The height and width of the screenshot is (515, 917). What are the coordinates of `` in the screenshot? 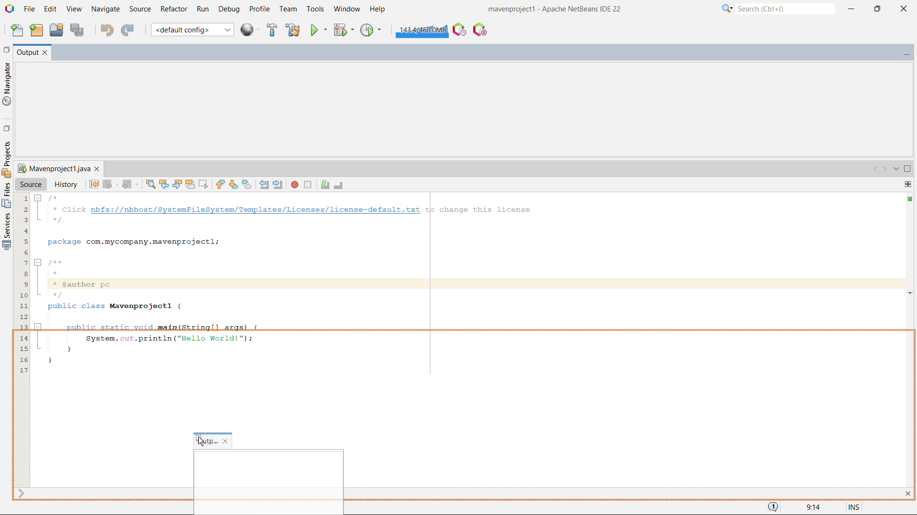 It's located at (249, 30).